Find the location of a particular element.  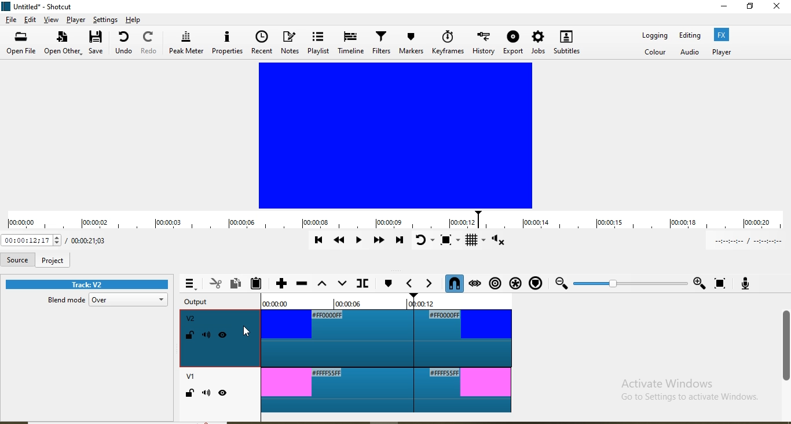

Paste  is located at coordinates (257, 283).